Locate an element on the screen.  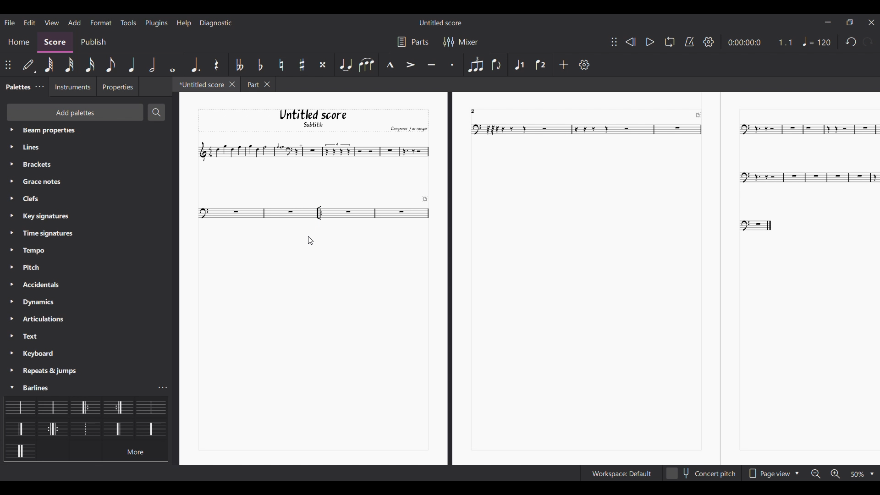
Add is located at coordinates (564, 65).